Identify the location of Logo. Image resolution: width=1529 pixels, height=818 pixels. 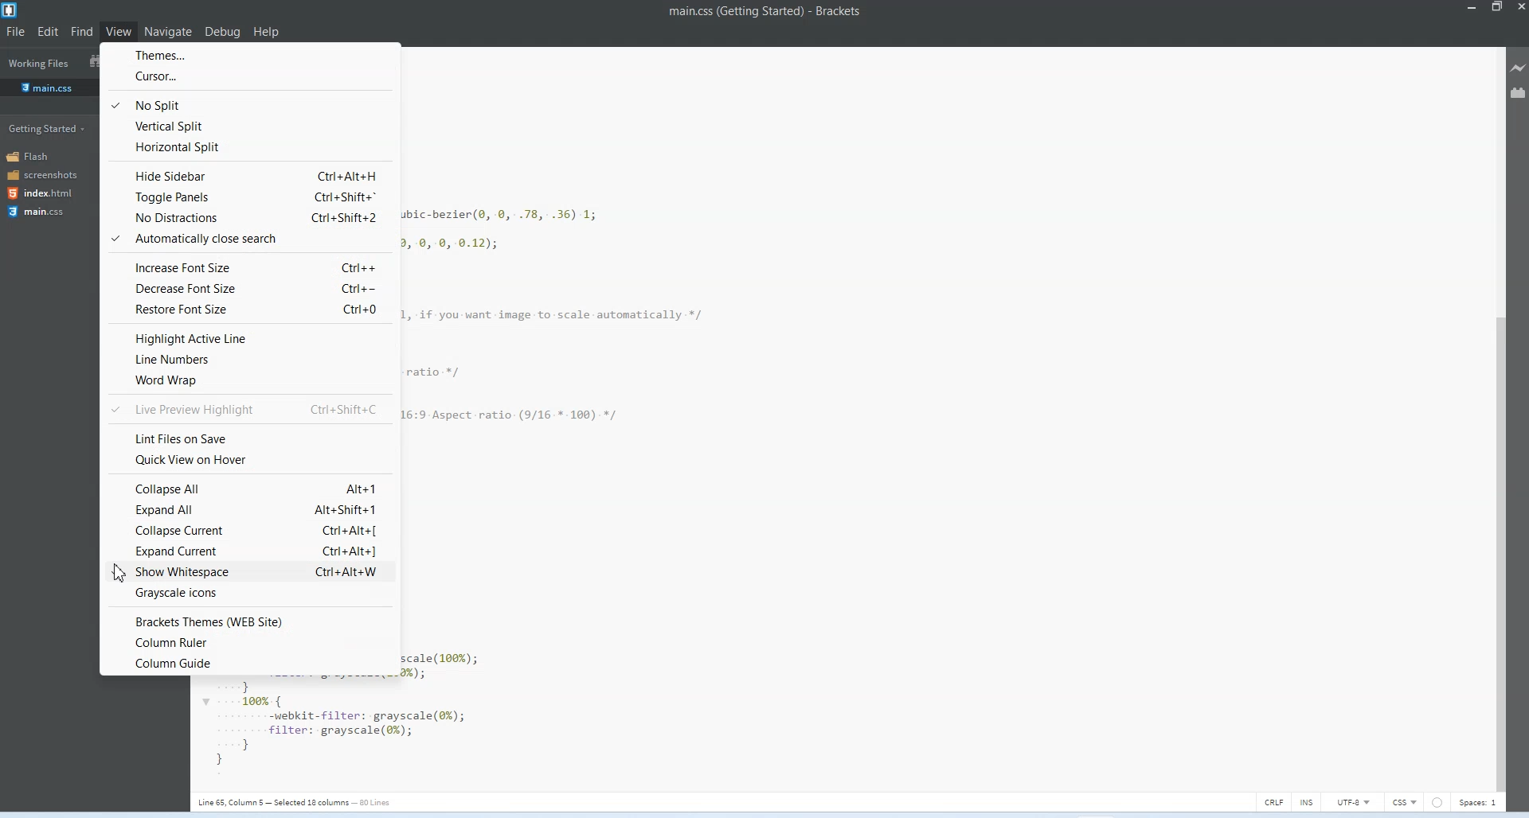
(13, 10).